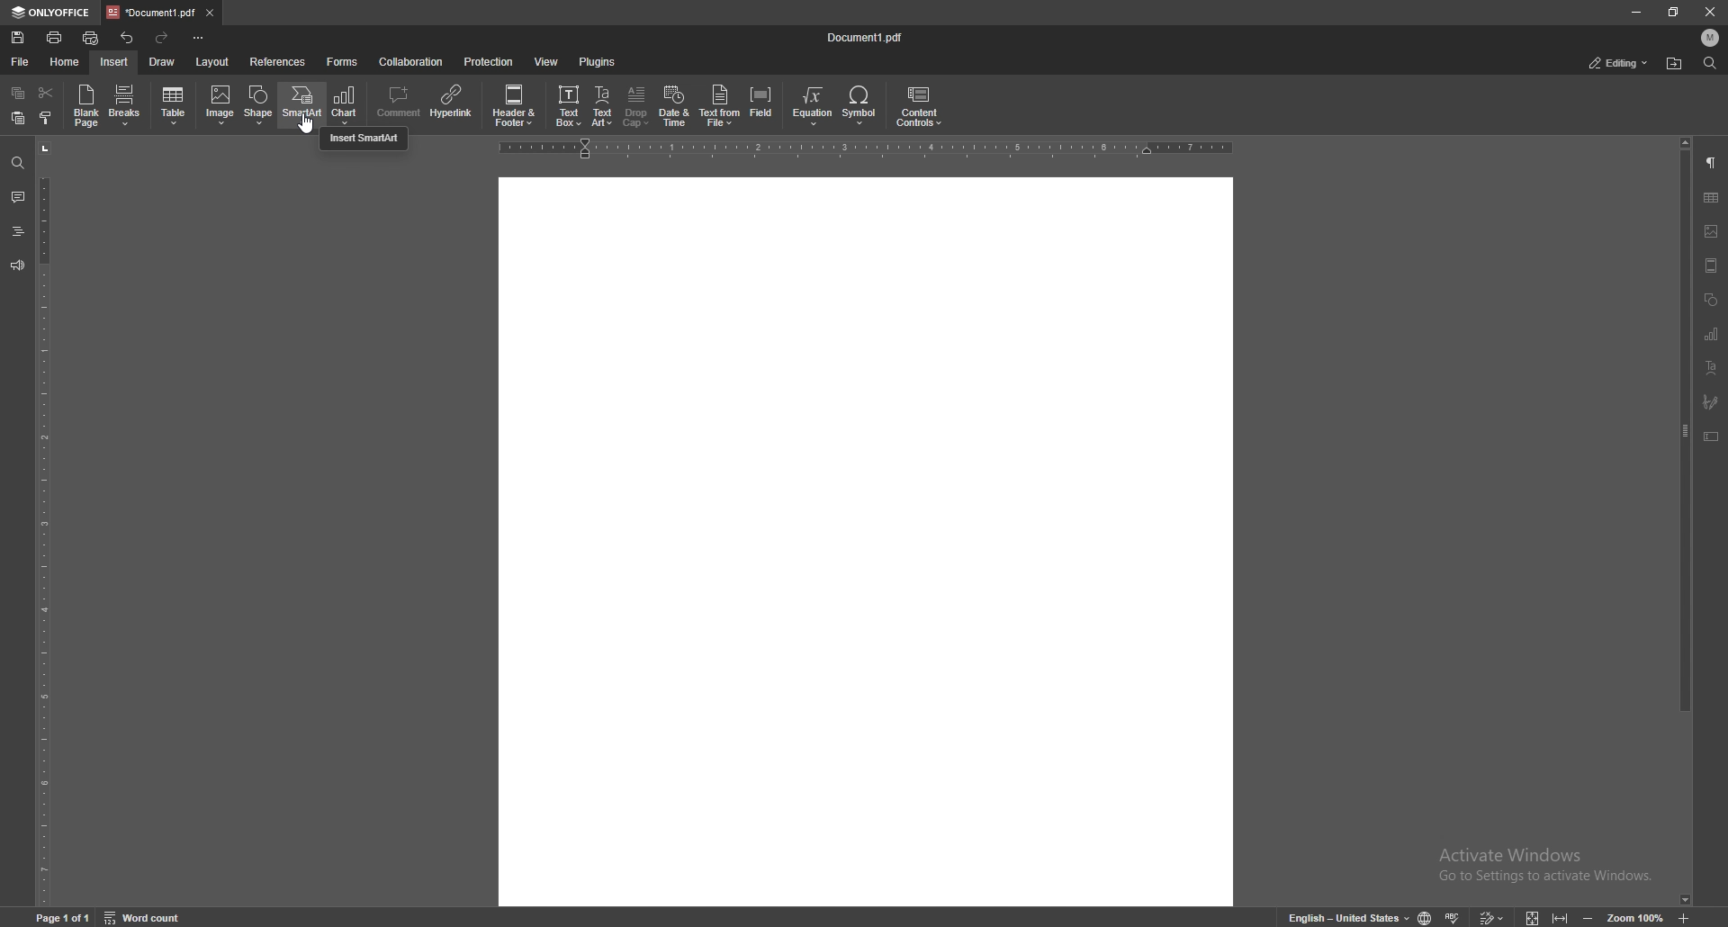 Image resolution: width=1728 pixels, height=927 pixels. What do you see at coordinates (1711, 38) in the screenshot?
I see `profile` at bounding box center [1711, 38].